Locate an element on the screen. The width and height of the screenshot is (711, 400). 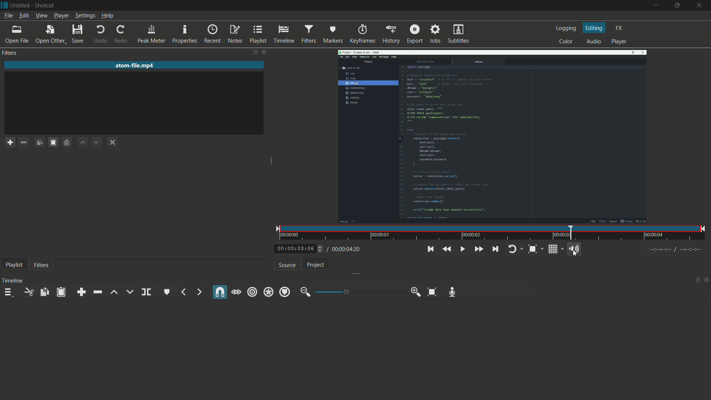
audio is located at coordinates (592, 41).